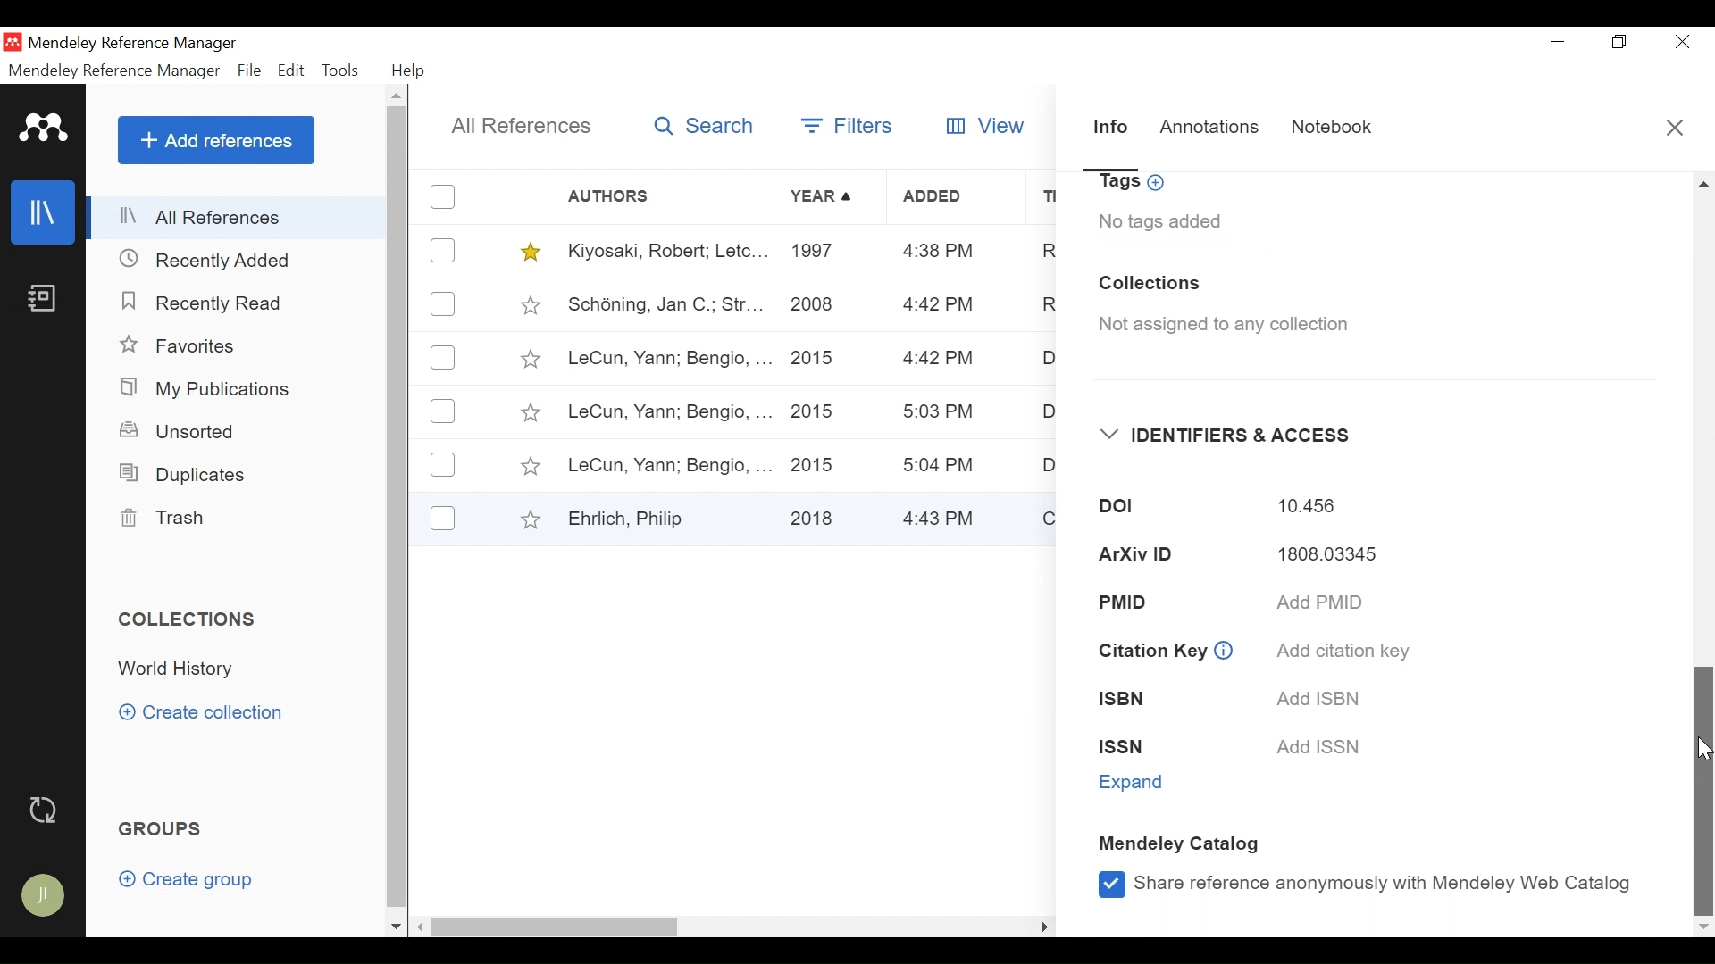 The height and width of the screenshot is (964, 1715). I want to click on PMID, so click(1150, 601).